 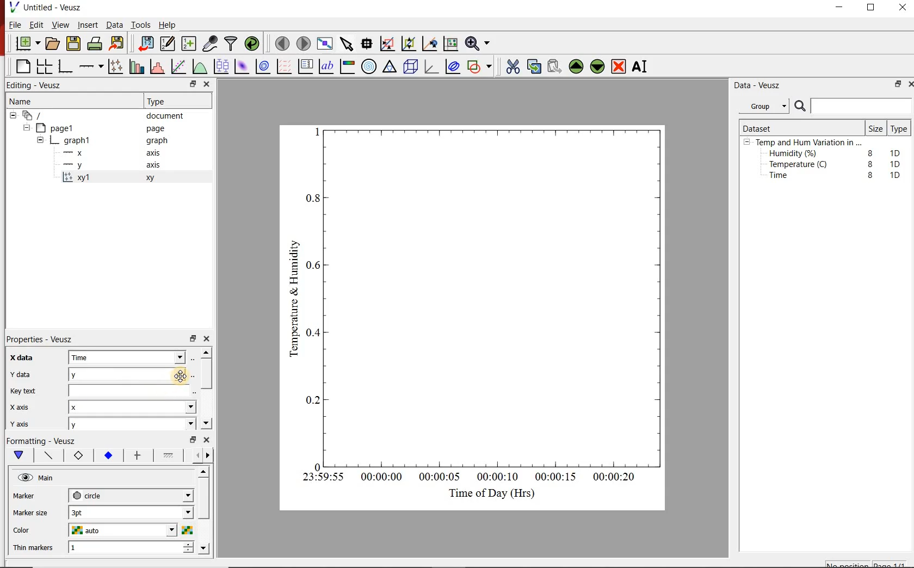 What do you see at coordinates (188, 545) in the screenshot?
I see `increase` at bounding box center [188, 545].